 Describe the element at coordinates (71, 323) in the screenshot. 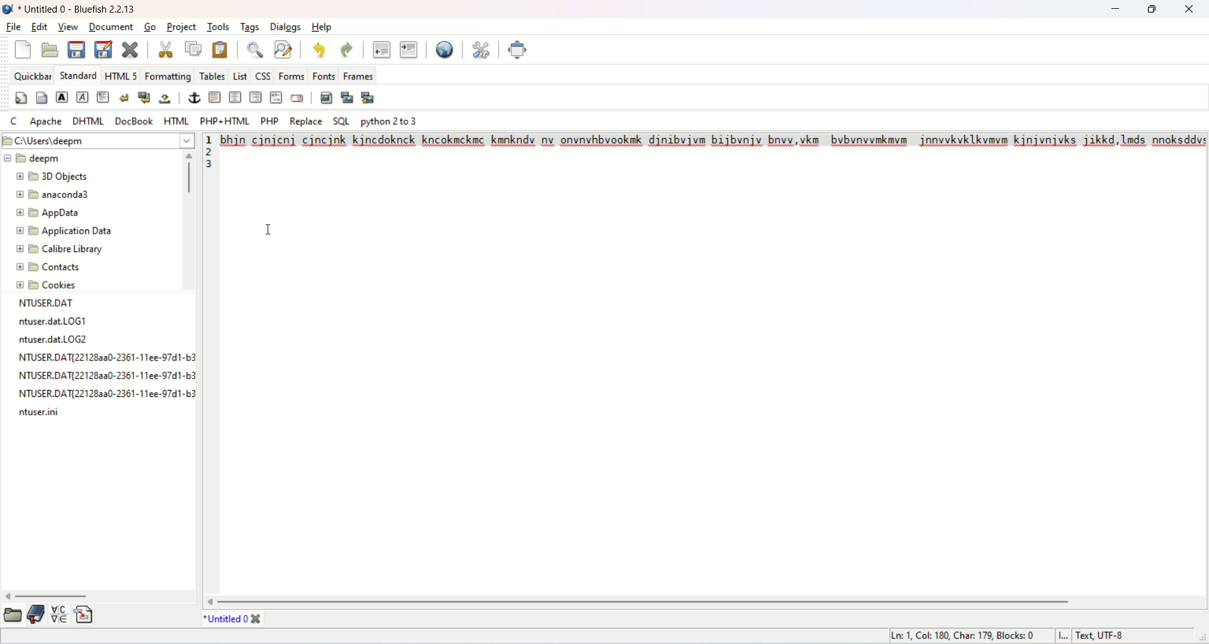

I see `file name` at that location.